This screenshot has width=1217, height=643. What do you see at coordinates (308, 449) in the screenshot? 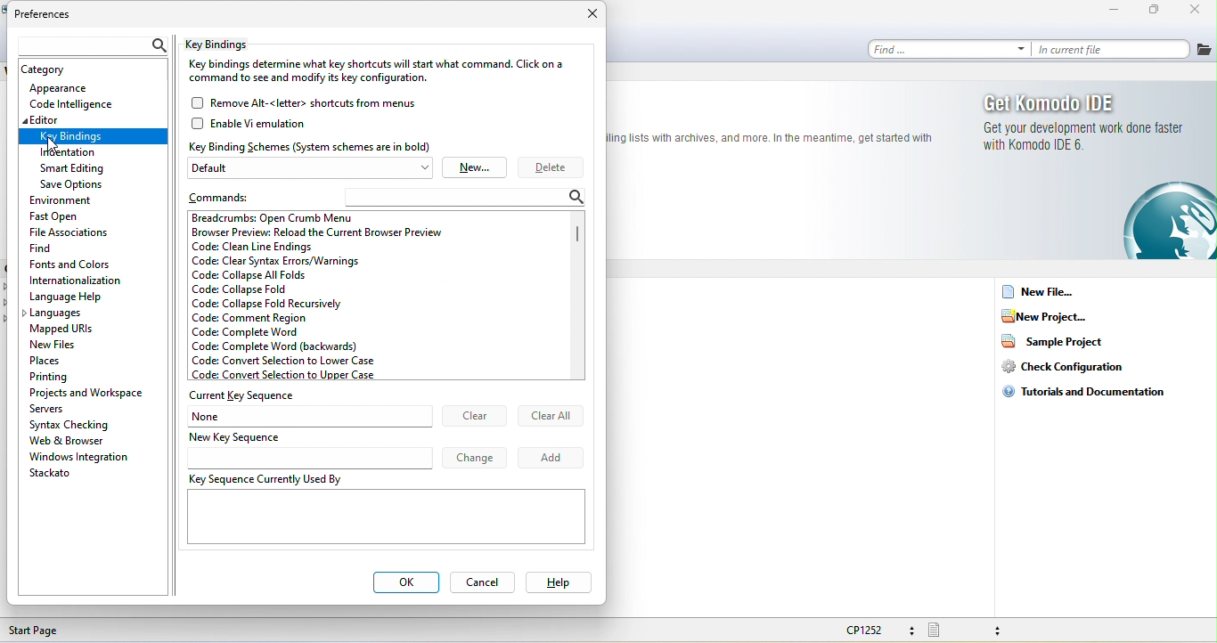
I see `new key sequence` at bounding box center [308, 449].